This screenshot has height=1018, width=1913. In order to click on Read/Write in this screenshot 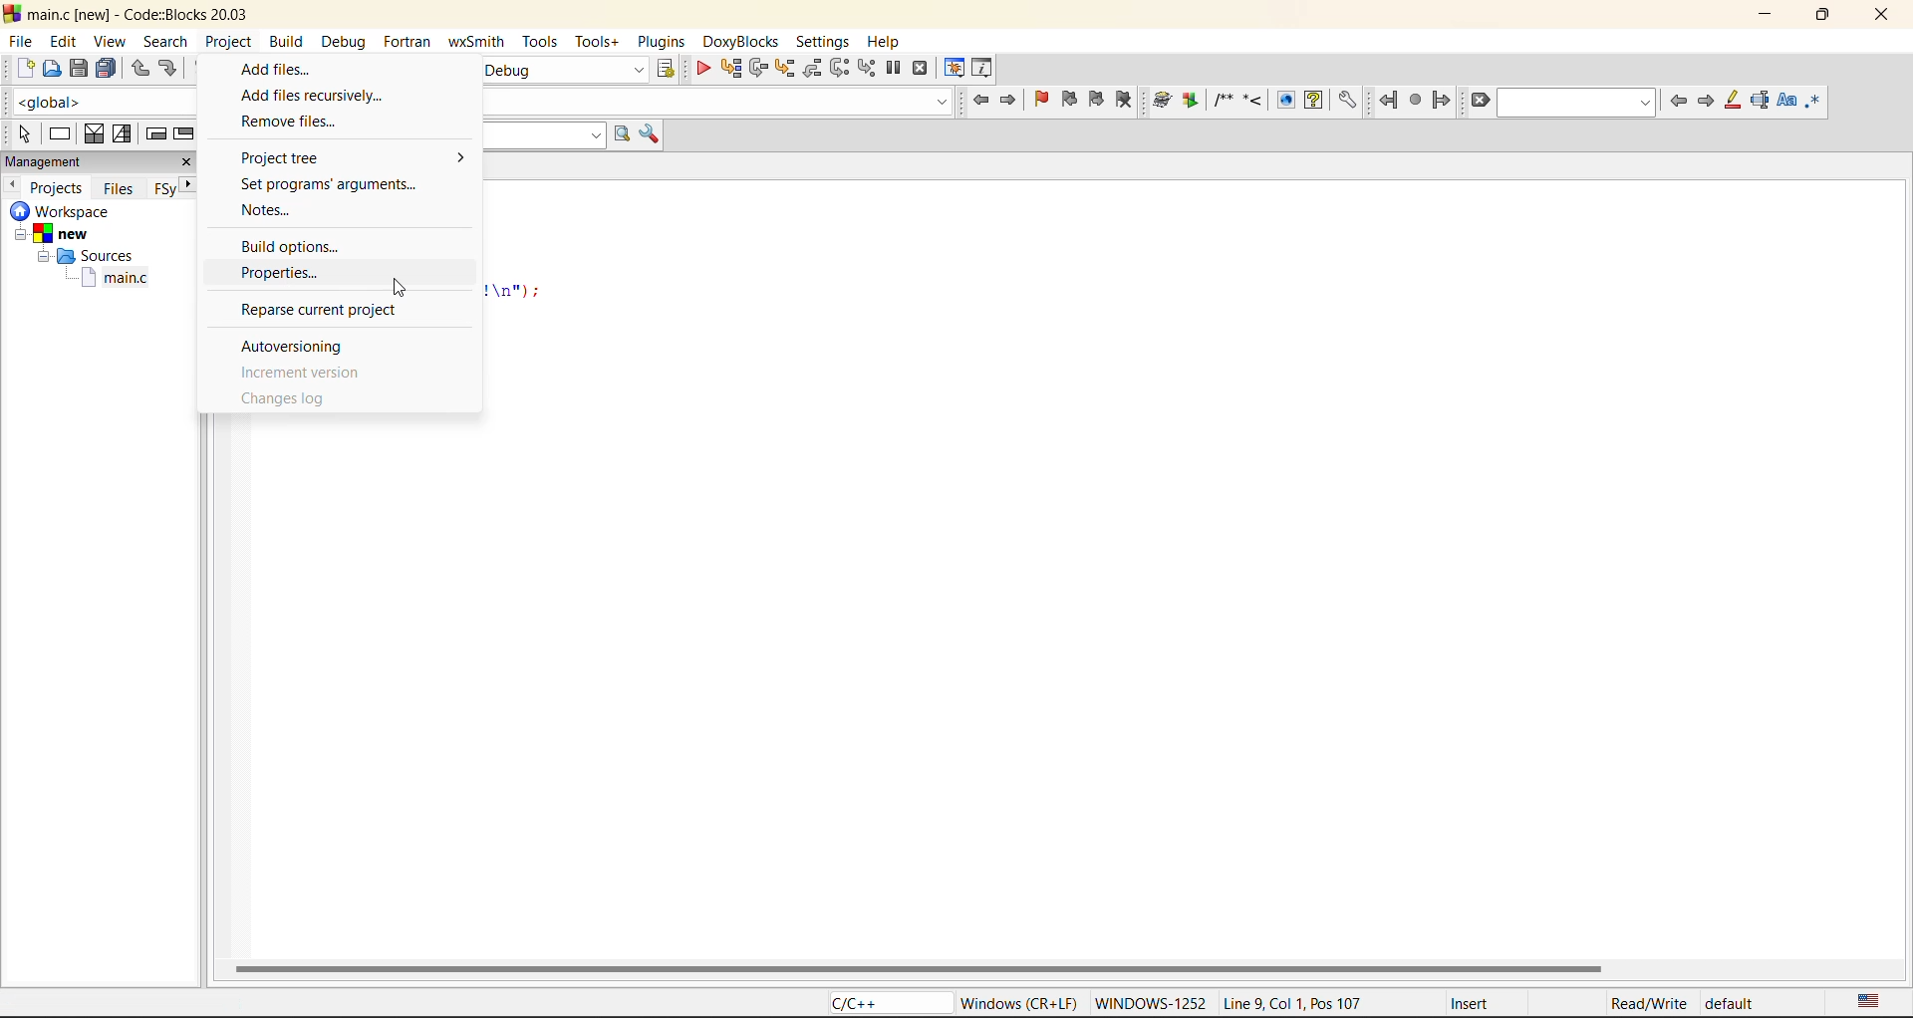, I will do `click(1646, 1001)`.